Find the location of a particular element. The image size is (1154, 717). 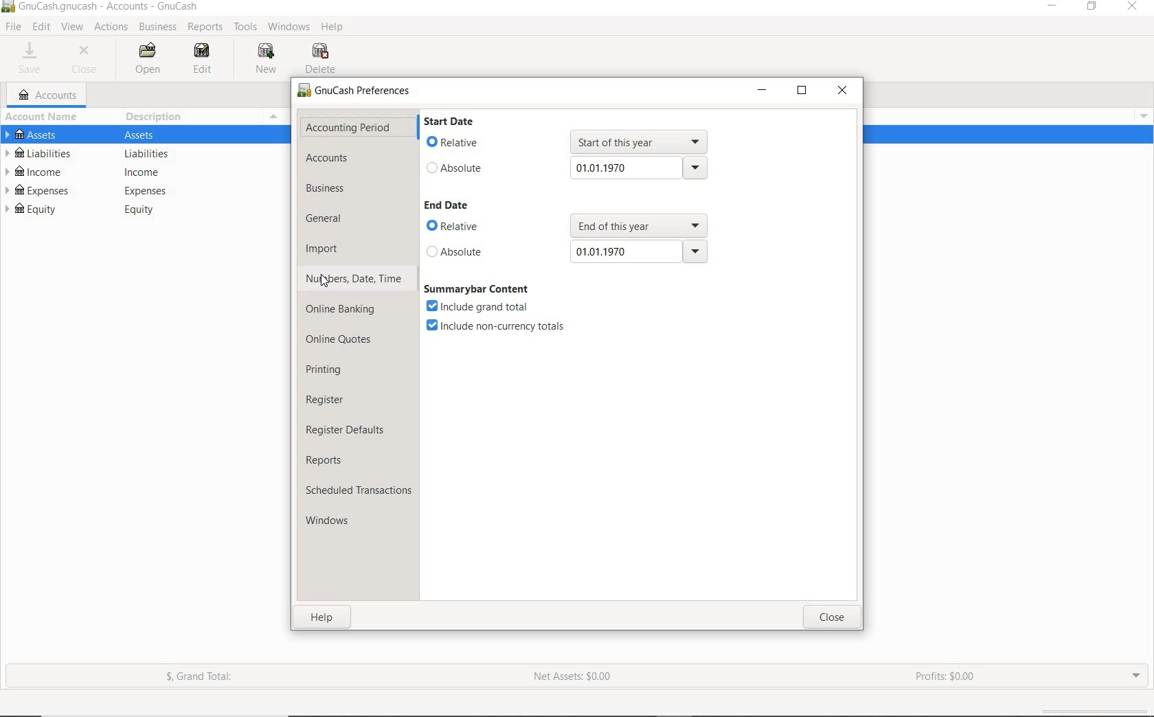

EXPENSES is located at coordinates (146, 190).